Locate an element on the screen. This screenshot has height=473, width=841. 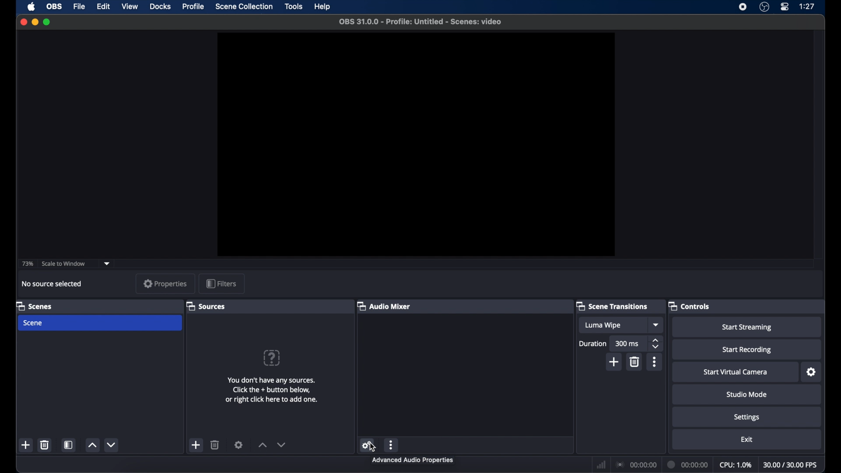
more options is located at coordinates (655, 362).